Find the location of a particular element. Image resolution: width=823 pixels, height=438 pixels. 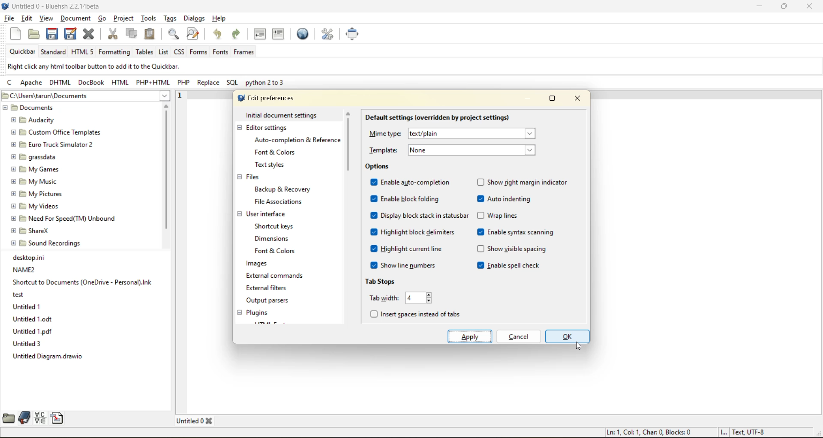

maximize is located at coordinates (784, 8).